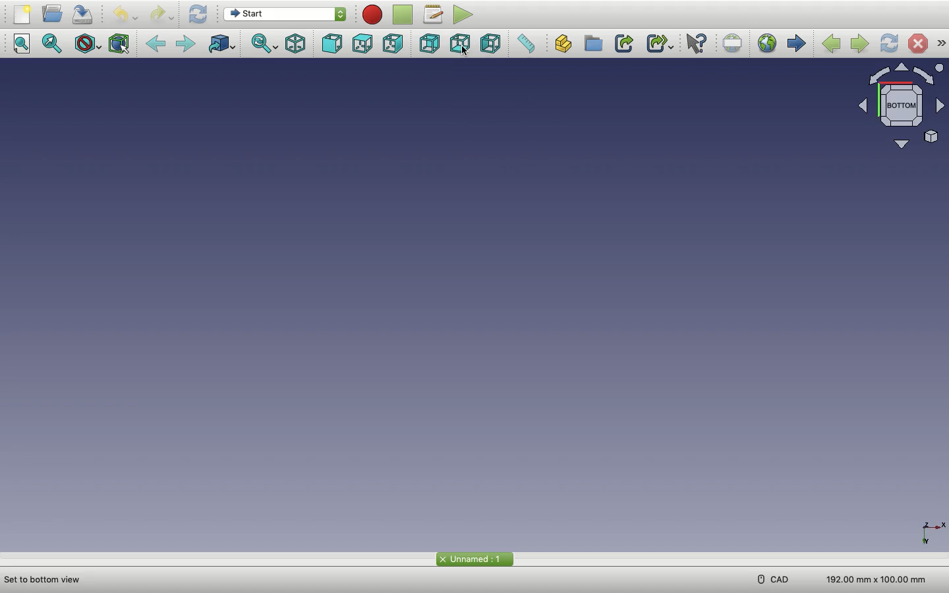  What do you see at coordinates (941, 43) in the screenshot?
I see `Navigation` at bounding box center [941, 43].